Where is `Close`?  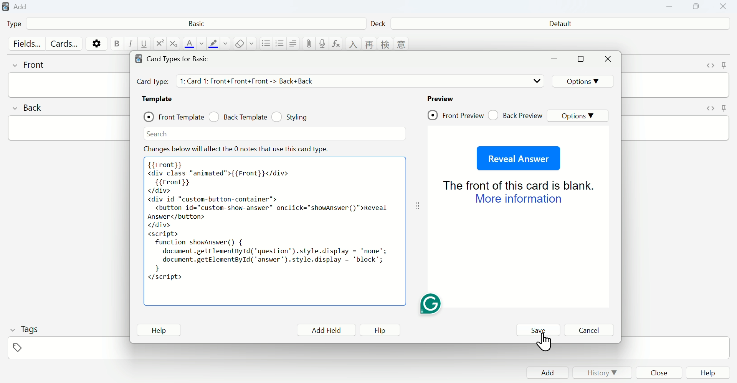 Close is located at coordinates (658, 373).